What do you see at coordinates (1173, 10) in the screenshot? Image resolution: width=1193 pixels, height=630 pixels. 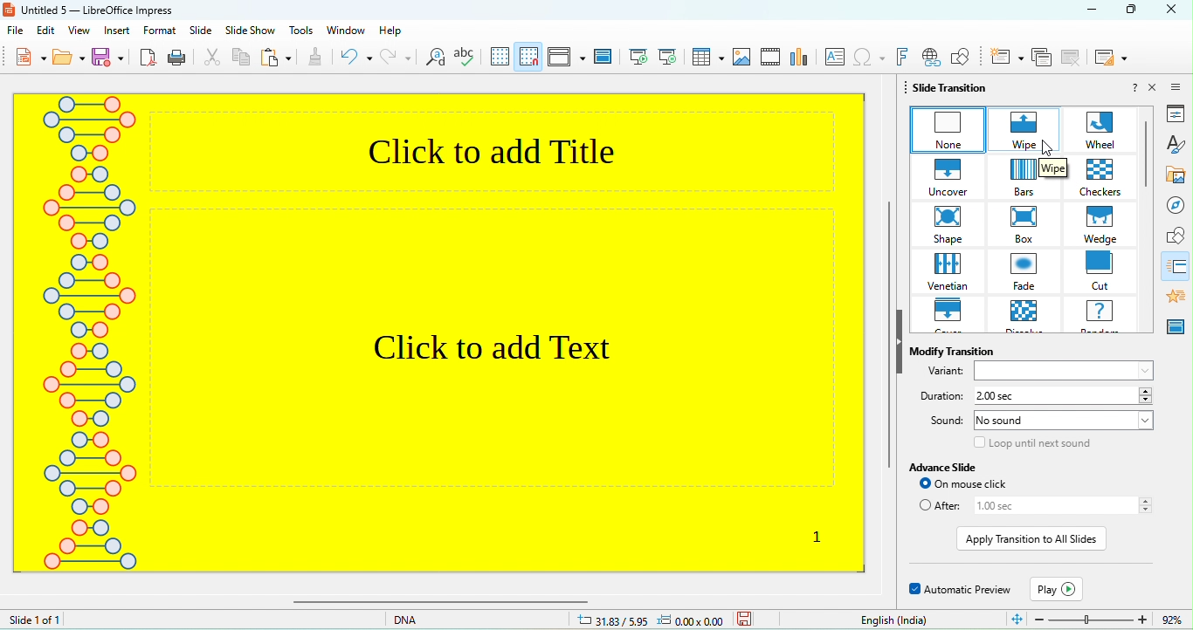 I see `close` at bounding box center [1173, 10].